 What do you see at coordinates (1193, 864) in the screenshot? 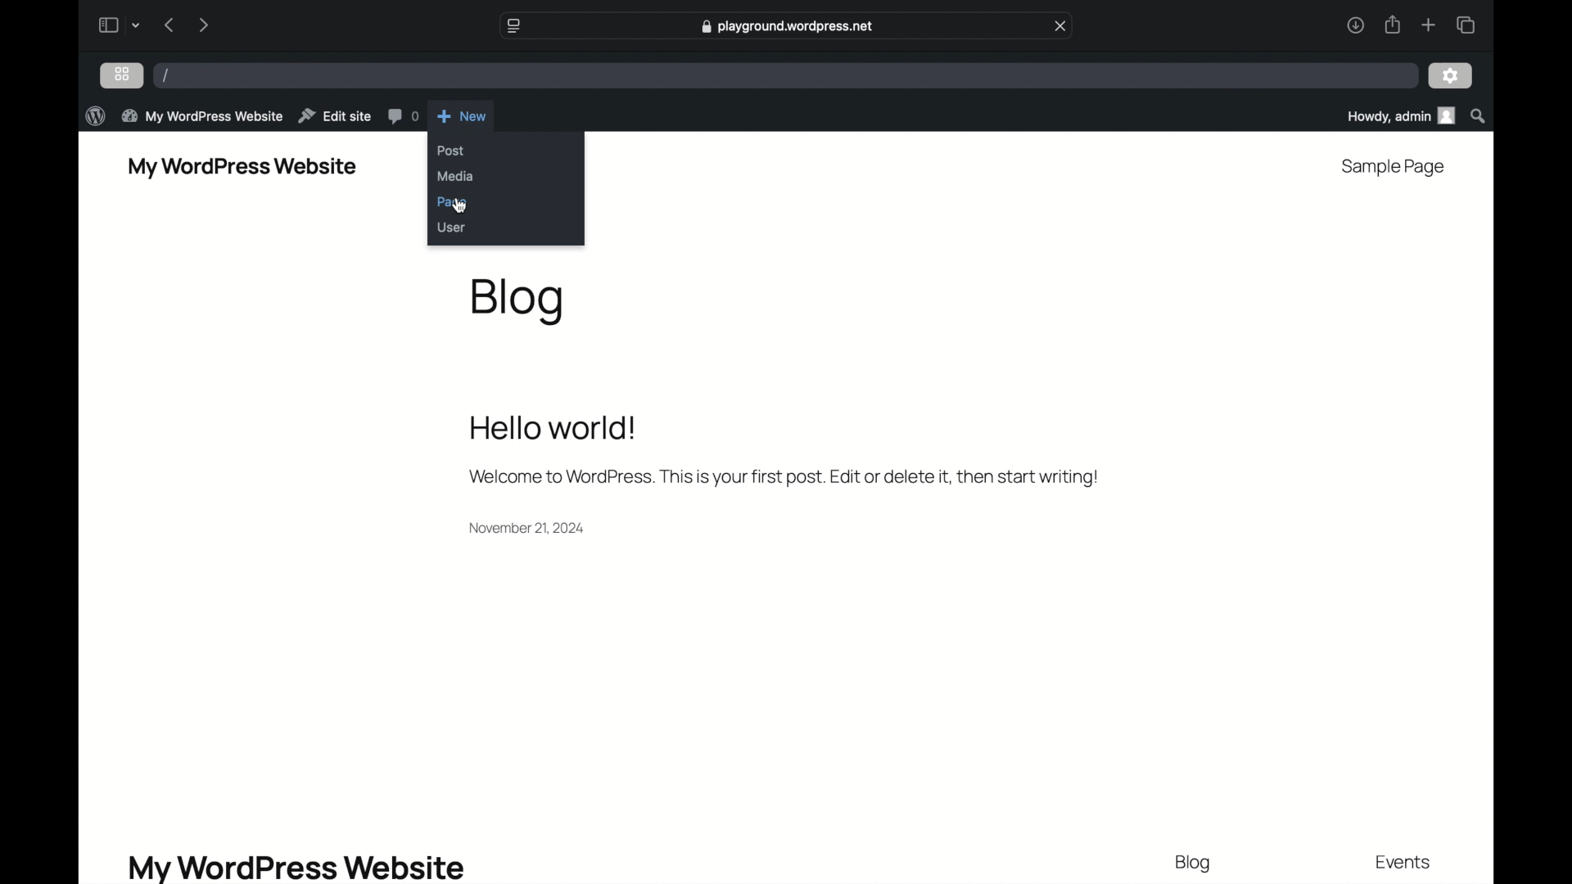
I see `blog` at bounding box center [1193, 864].